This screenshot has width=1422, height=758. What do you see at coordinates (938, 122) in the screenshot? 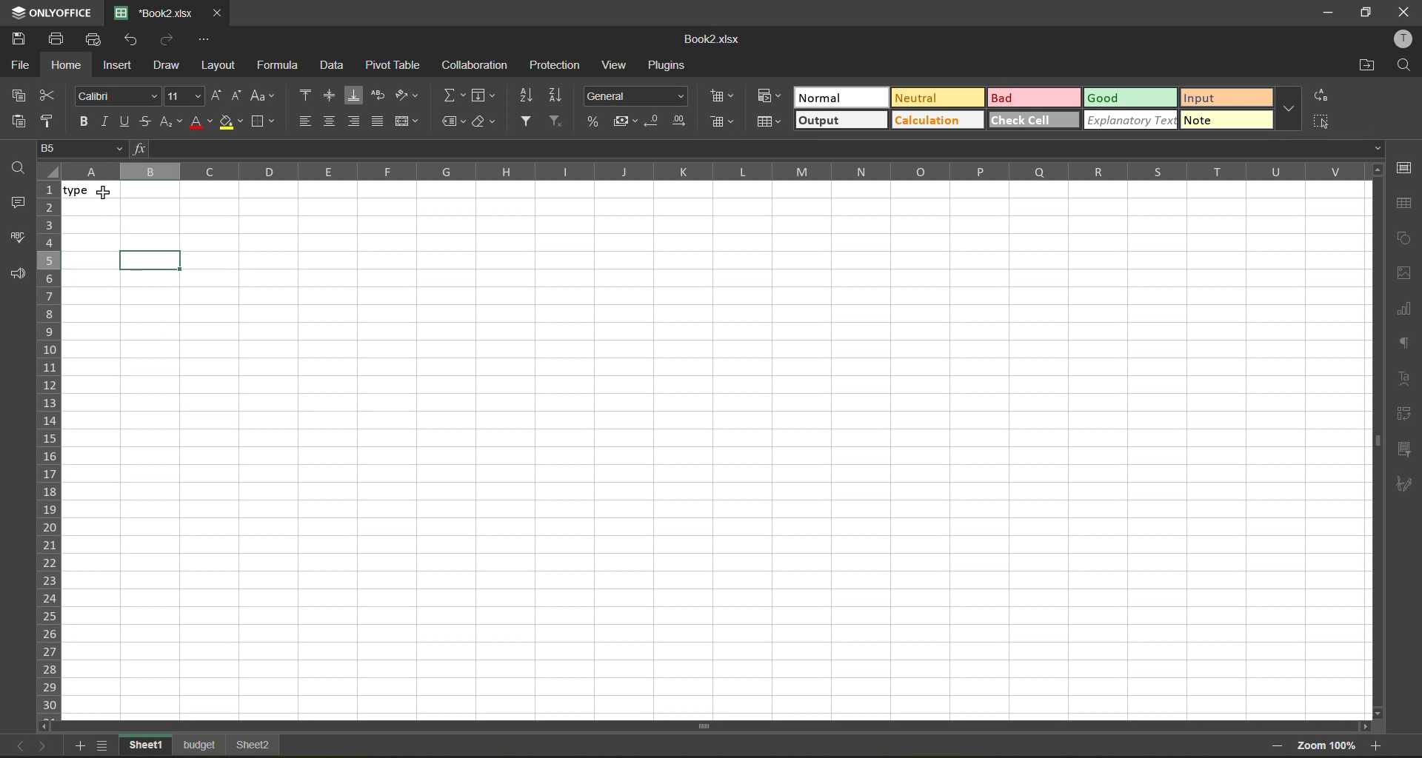
I see `calculation` at bounding box center [938, 122].